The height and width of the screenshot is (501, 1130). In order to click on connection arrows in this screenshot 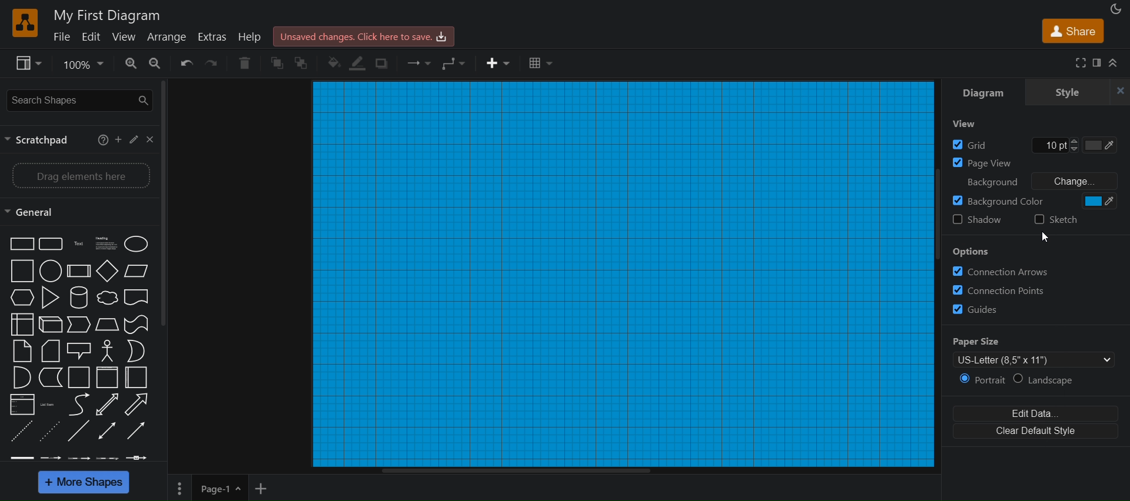, I will do `click(1038, 270)`.